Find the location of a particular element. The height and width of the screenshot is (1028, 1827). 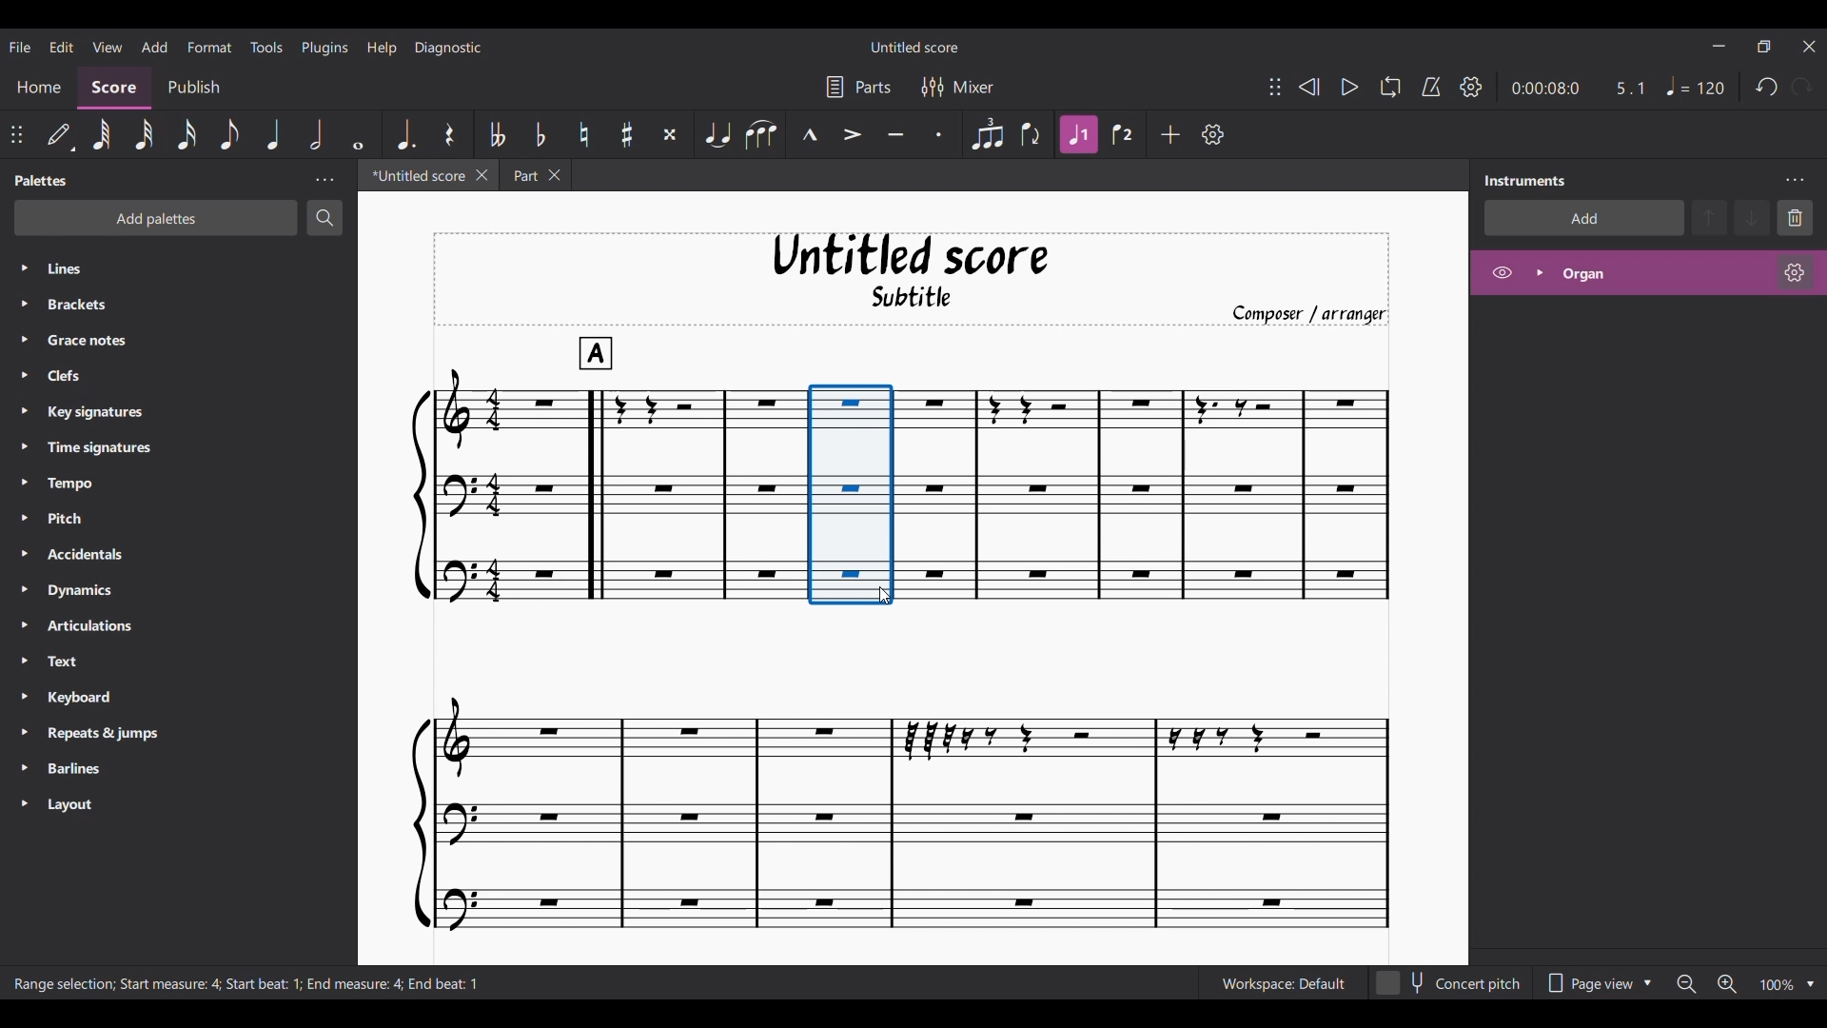

New measure added before the earlier selection as per options selected is located at coordinates (851, 495).